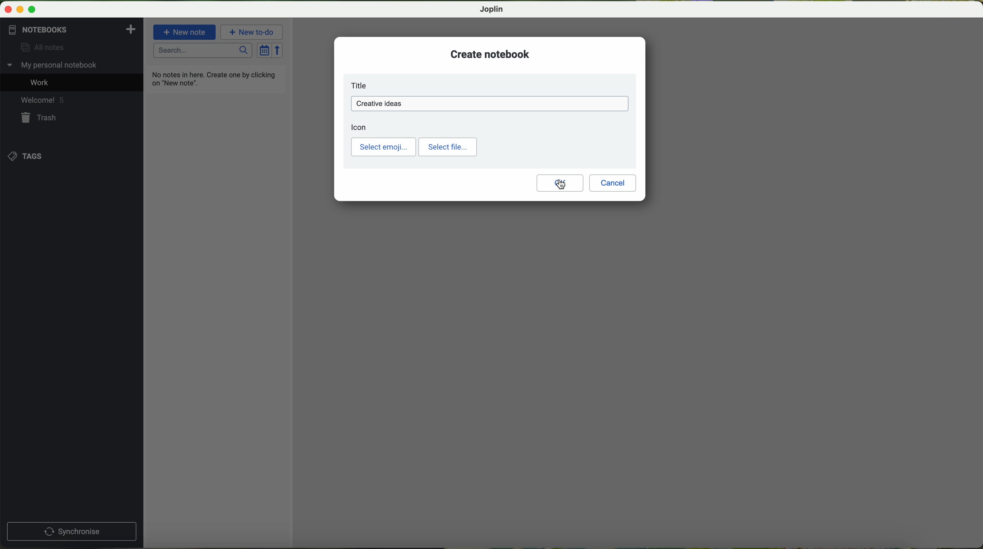  I want to click on select emoji, so click(384, 147).